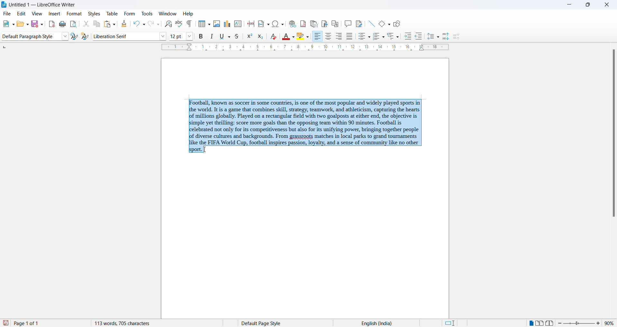  What do you see at coordinates (361, 37) in the screenshot?
I see `toggle unordered list` at bounding box center [361, 37].